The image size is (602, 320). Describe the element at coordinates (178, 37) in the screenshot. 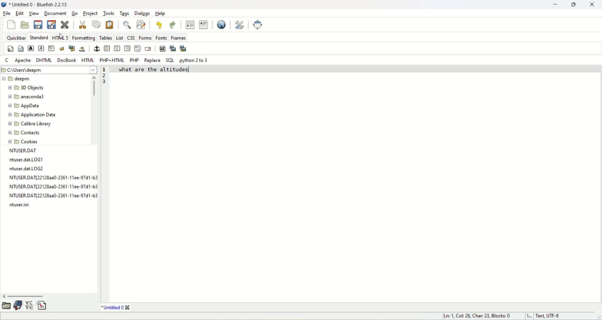

I see `frames` at that location.